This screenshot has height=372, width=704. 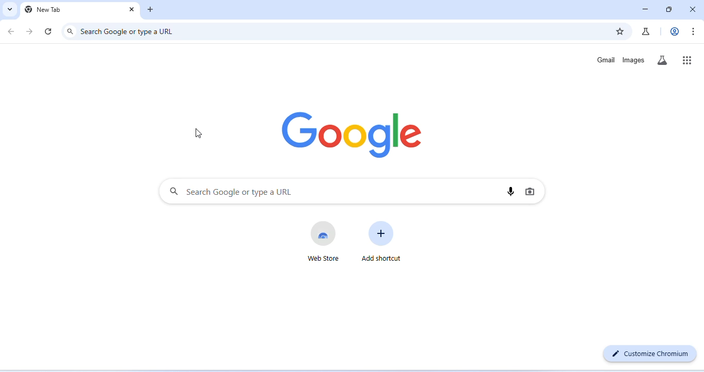 I want to click on refresh, so click(x=49, y=31).